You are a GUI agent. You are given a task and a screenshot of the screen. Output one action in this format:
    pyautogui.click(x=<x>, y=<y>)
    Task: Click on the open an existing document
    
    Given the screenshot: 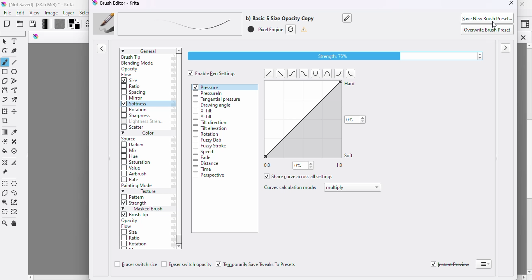 What is the action you would take?
    pyautogui.click(x=20, y=24)
    